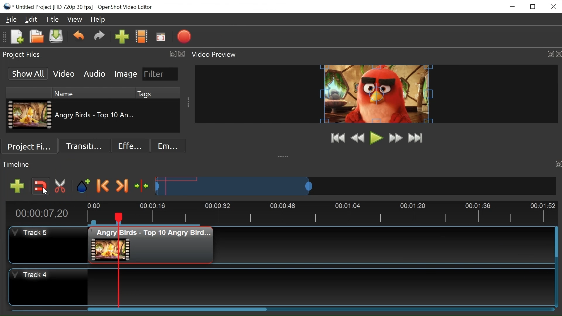  I want to click on Undo, so click(79, 37).